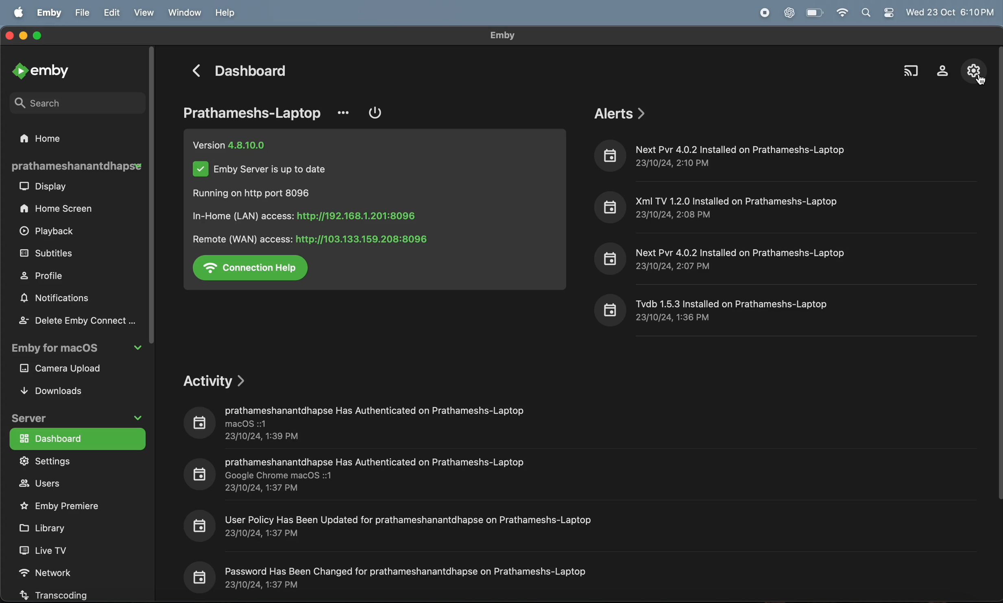  Describe the element at coordinates (629, 113) in the screenshot. I see `alerts` at that location.